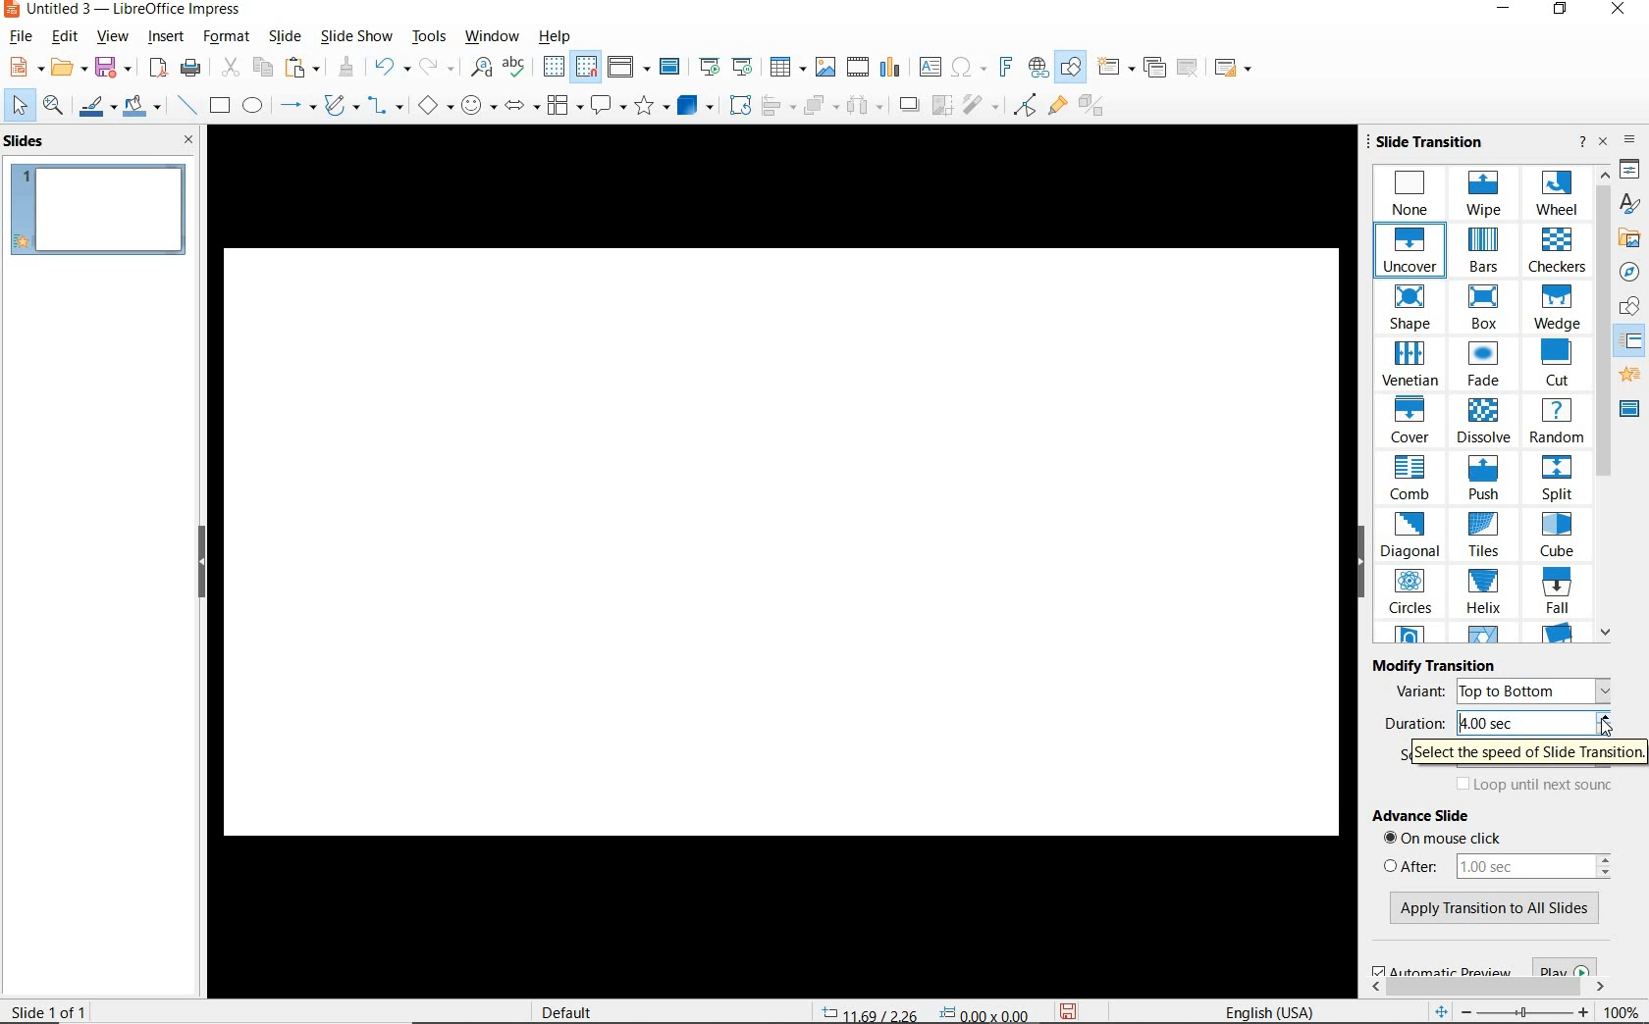  What do you see at coordinates (919, 1010) in the screenshot?
I see `POSITION AND SIZE` at bounding box center [919, 1010].